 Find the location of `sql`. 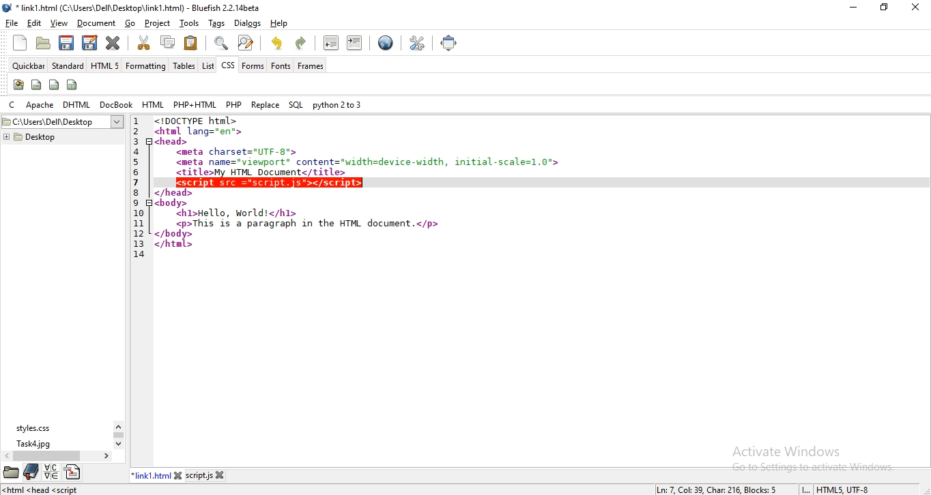

sql is located at coordinates (295, 105).